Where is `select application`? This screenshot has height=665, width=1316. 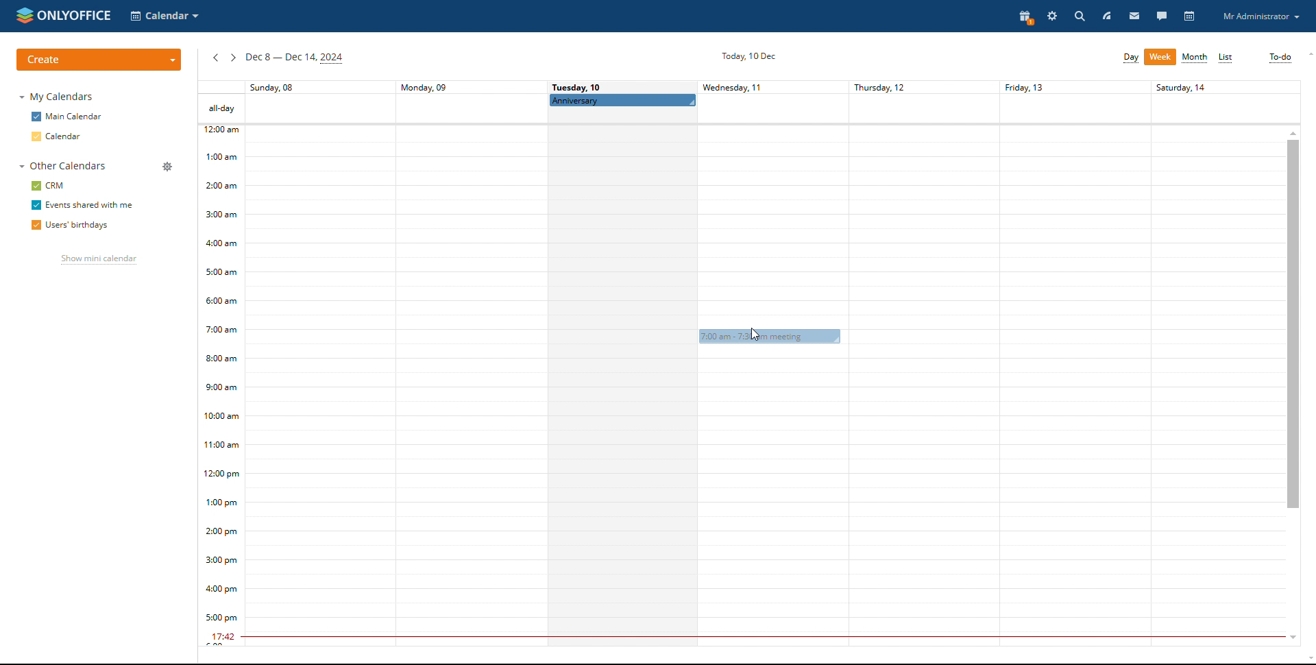
select application is located at coordinates (166, 16).